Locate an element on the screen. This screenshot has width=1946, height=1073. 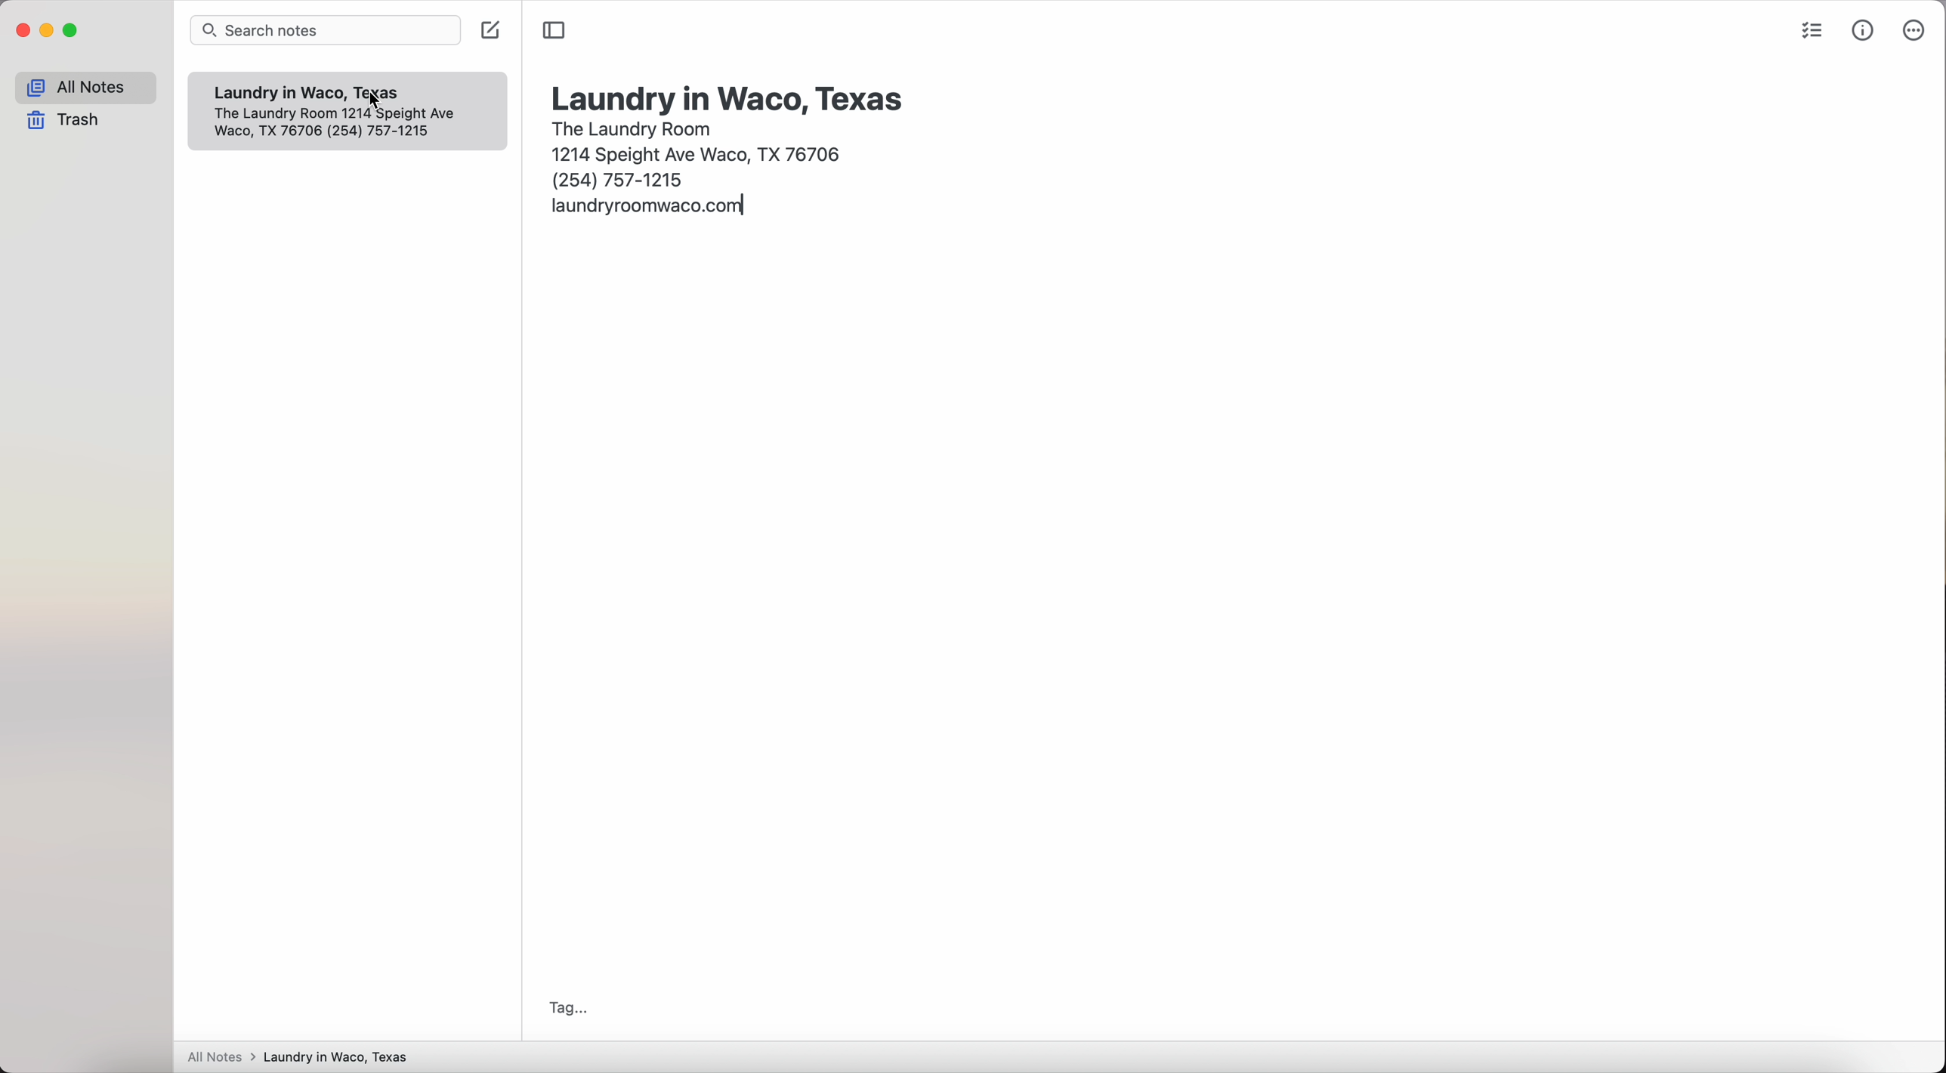
click on create note is located at coordinates (493, 30).